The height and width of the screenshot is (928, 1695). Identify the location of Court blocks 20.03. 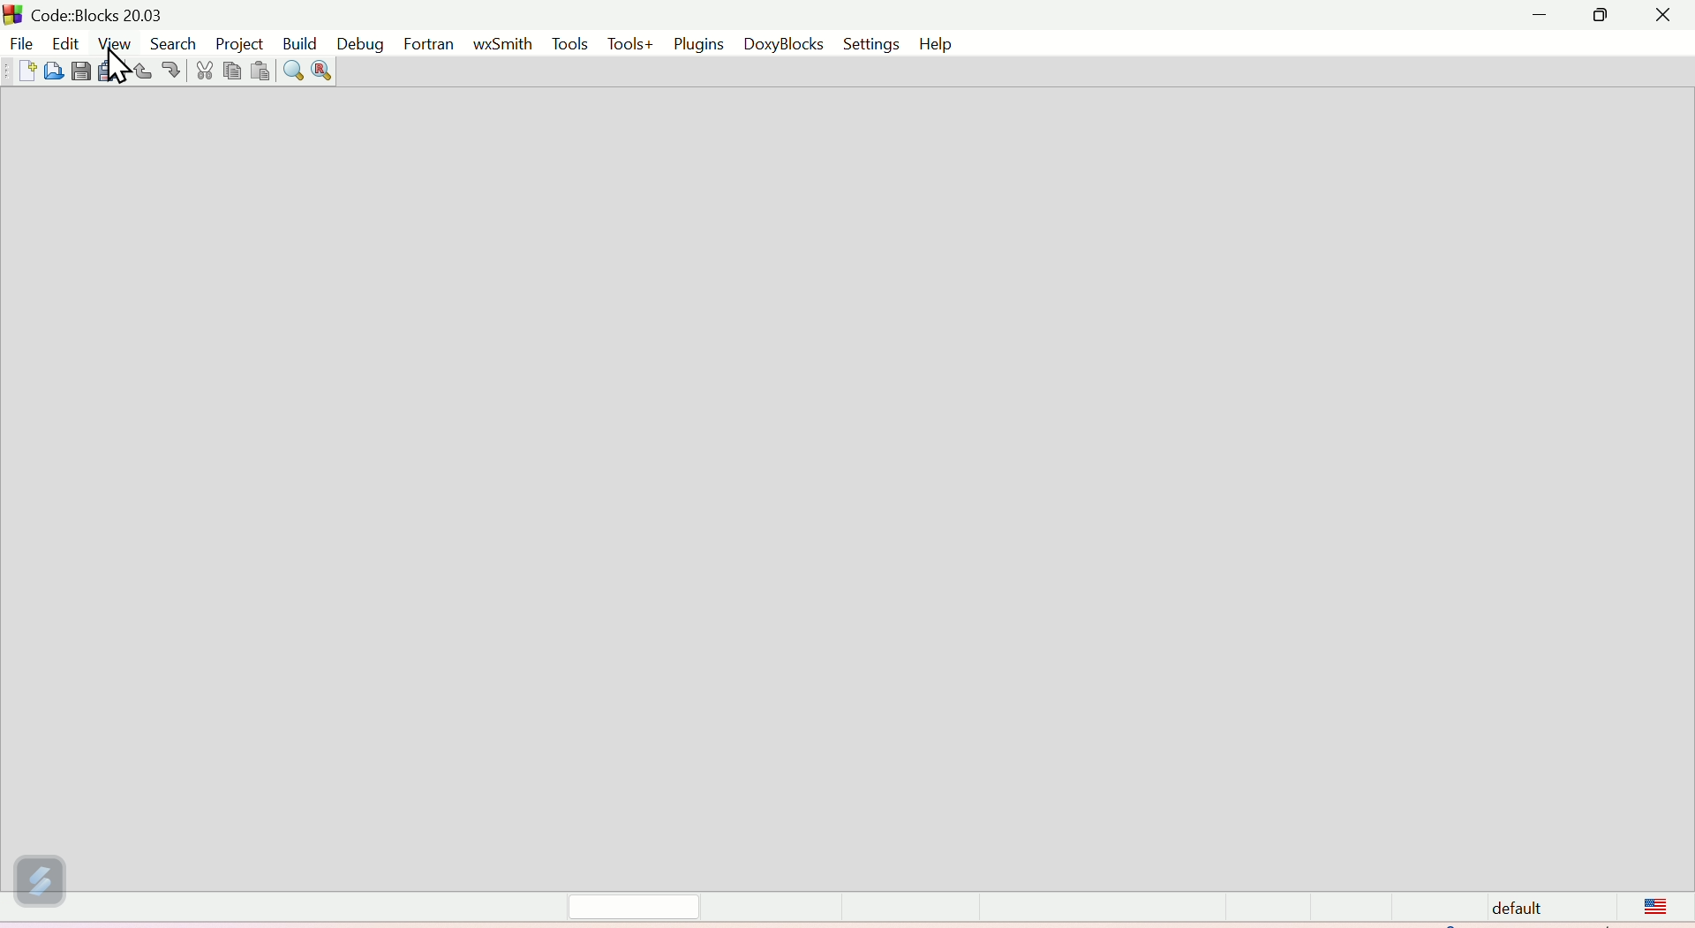
(107, 11).